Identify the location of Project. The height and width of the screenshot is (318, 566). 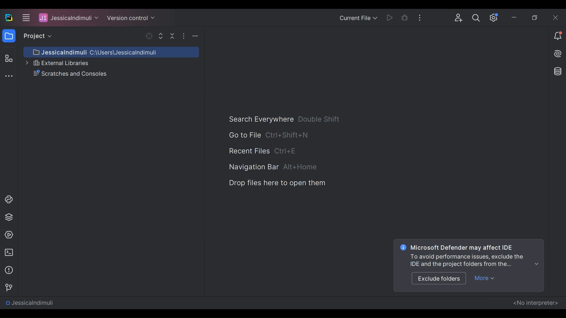
(47, 35).